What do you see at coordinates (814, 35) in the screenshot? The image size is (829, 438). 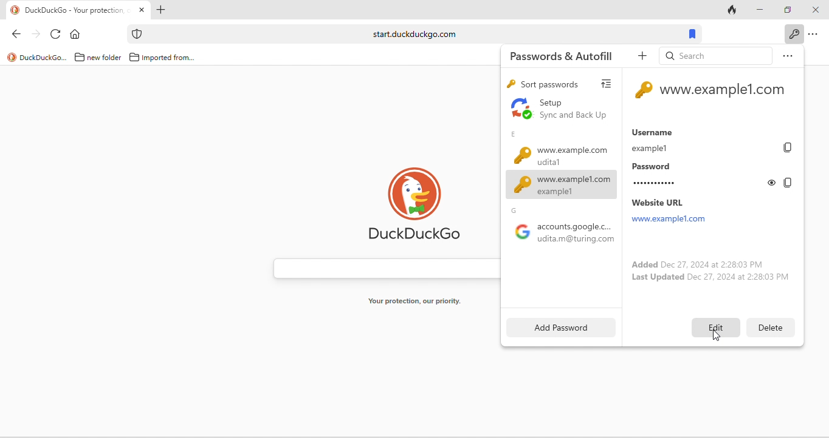 I see `option` at bounding box center [814, 35].